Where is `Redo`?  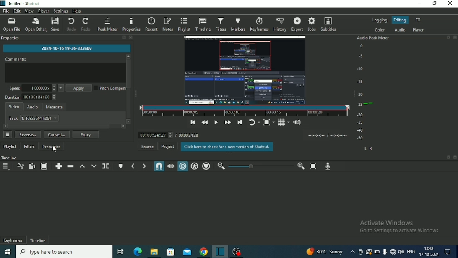 Redo is located at coordinates (86, 24).